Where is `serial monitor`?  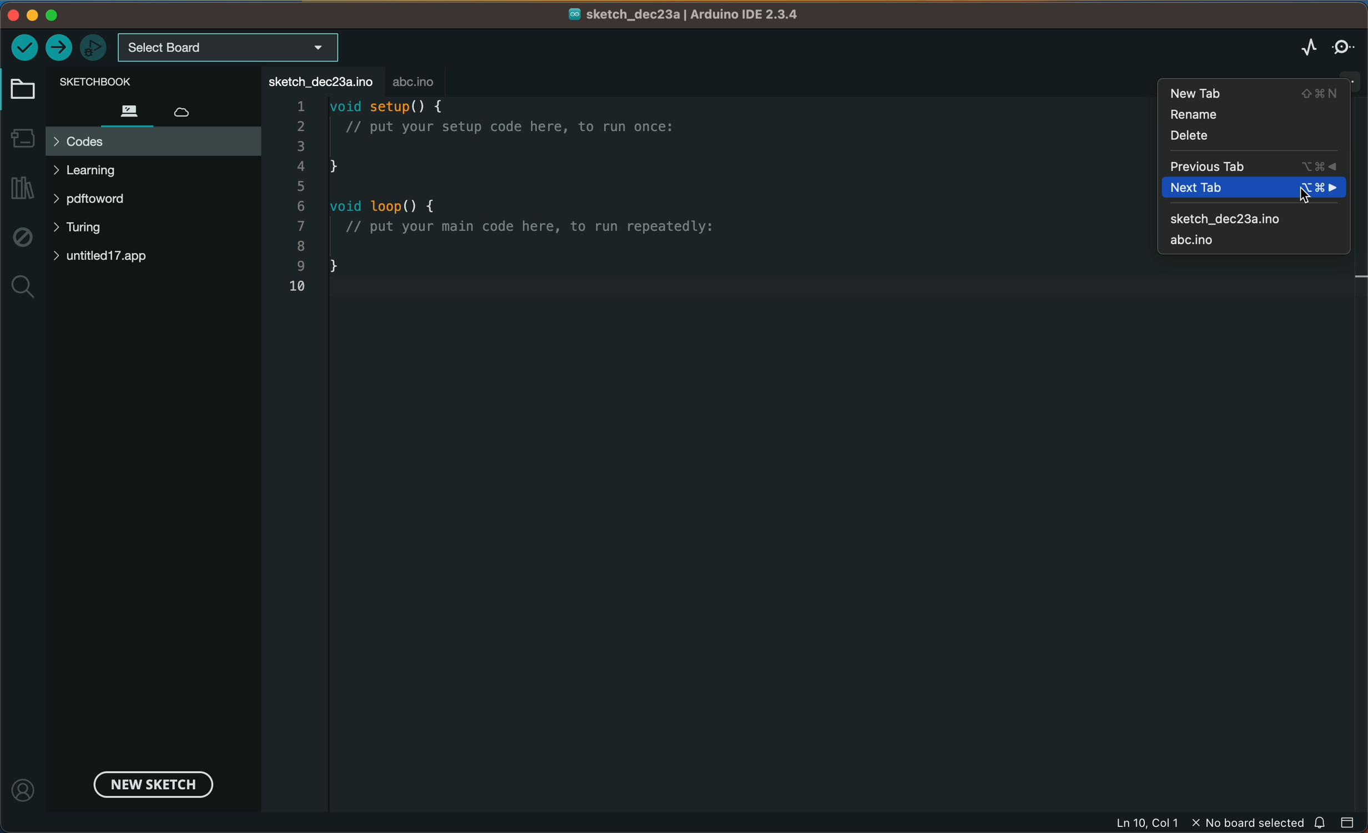
serial monitor is located at coordinates (1344, 44).